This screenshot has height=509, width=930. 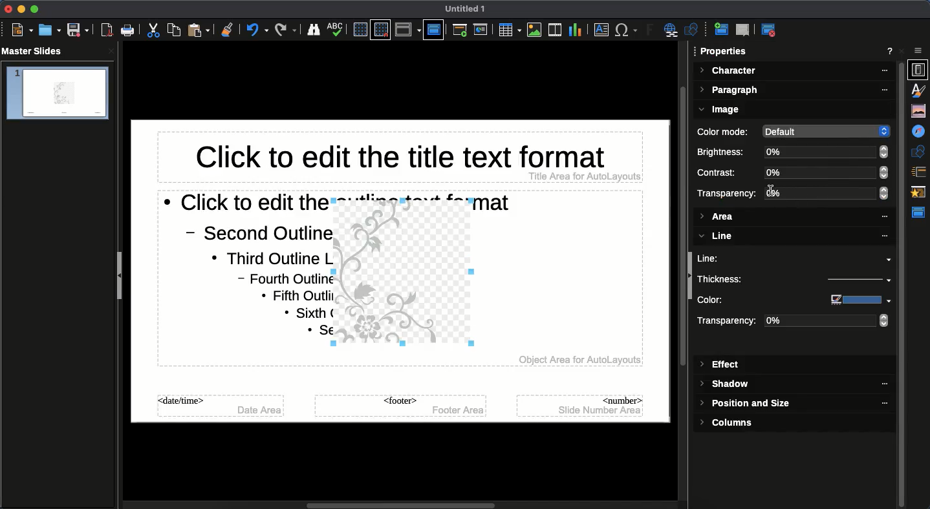 I want to click on Position and size, so click(x=747, y=405).